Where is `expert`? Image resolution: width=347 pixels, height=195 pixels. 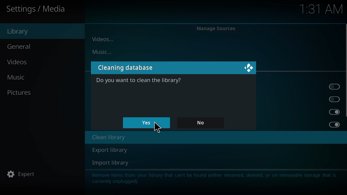 expert is located at coordinates (23, 174).